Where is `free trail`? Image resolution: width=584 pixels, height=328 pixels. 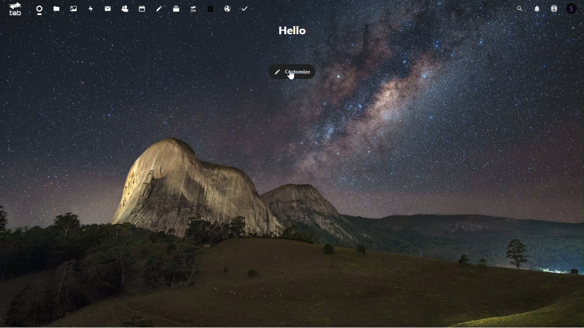 free trail is located at coordinates (210, 10).